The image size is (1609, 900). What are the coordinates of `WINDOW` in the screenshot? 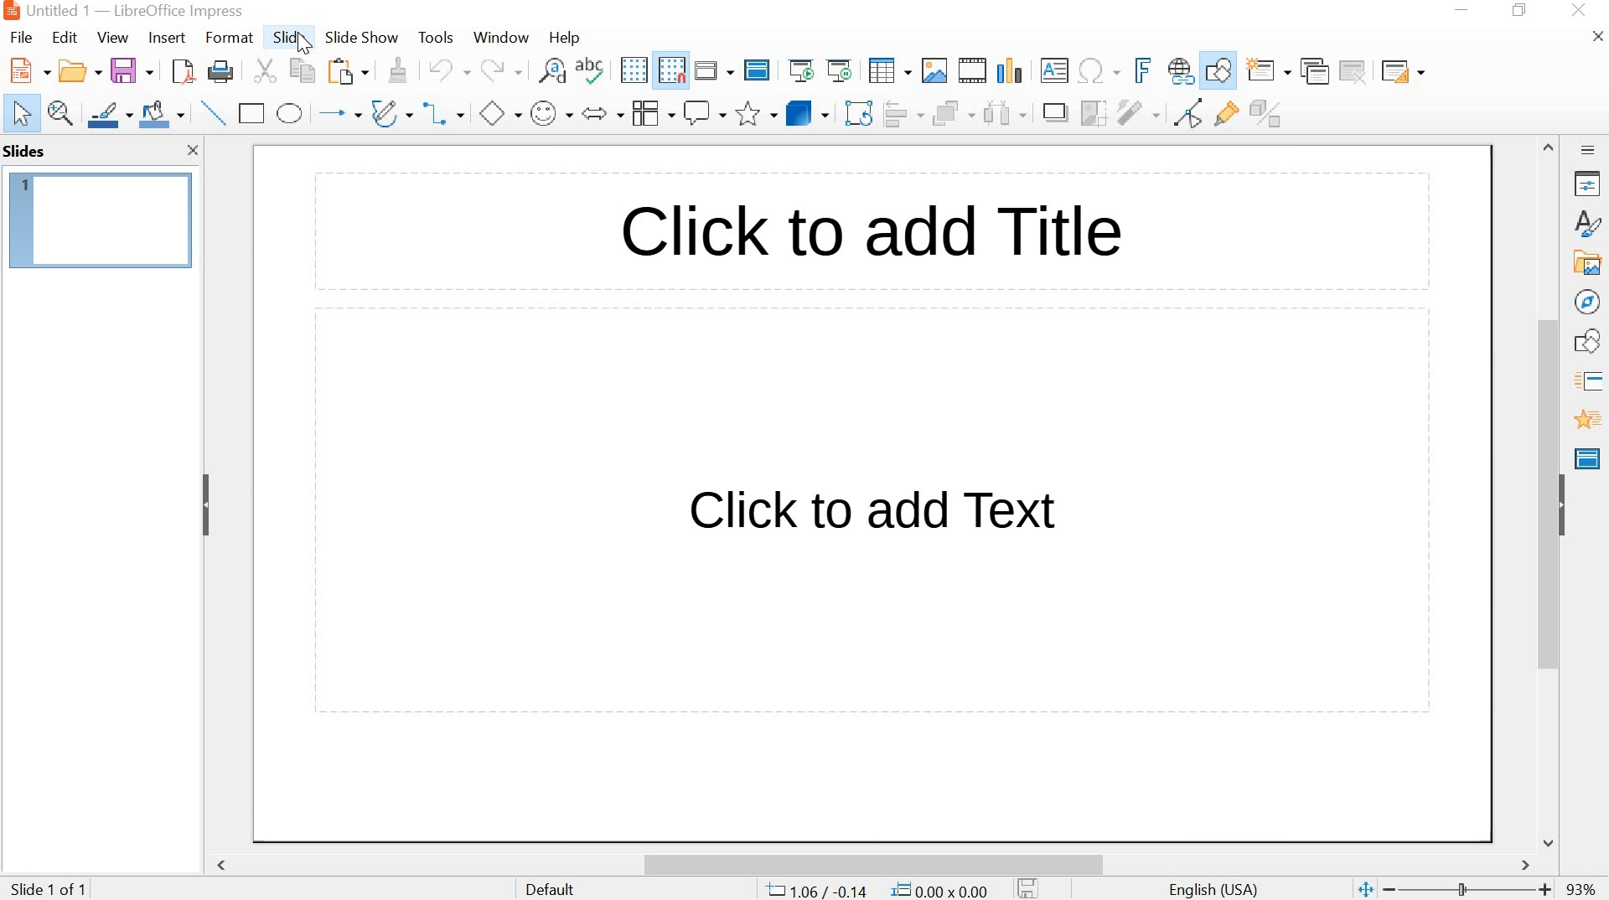 It's located at (503, 39).